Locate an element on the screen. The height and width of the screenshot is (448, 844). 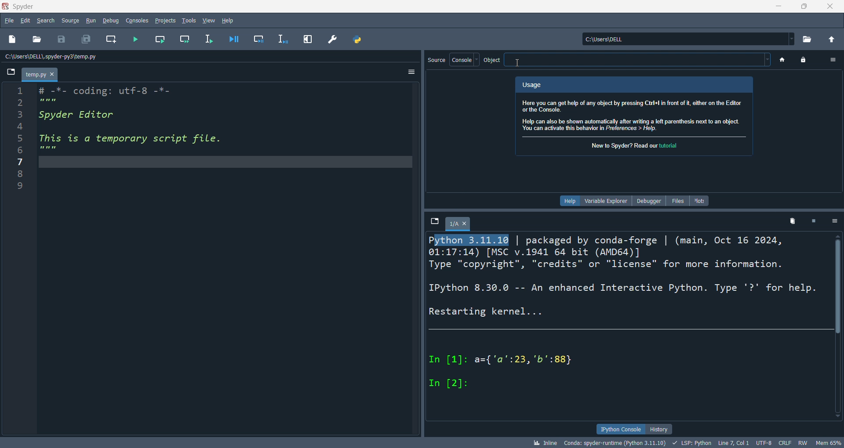
options is located at coordinates (833, 220).